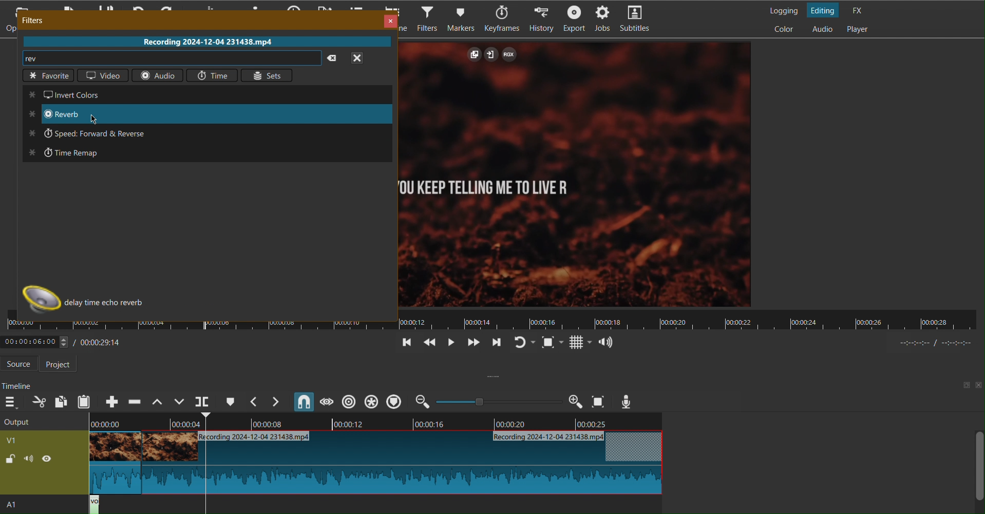 This screenshot has height=514, width=985. Describe the element at coordinates (503, 19) in the screenshot. I see `Keyframes` at that location.